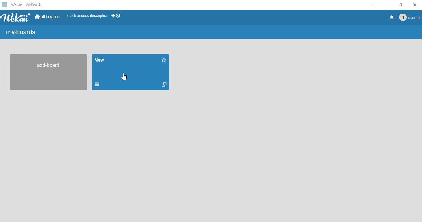 Image resolution: width=422 pixels, height=222 pixels. Describe the element at coordinates (22, 32) in the screenshot. I see `my-boards` at that location.